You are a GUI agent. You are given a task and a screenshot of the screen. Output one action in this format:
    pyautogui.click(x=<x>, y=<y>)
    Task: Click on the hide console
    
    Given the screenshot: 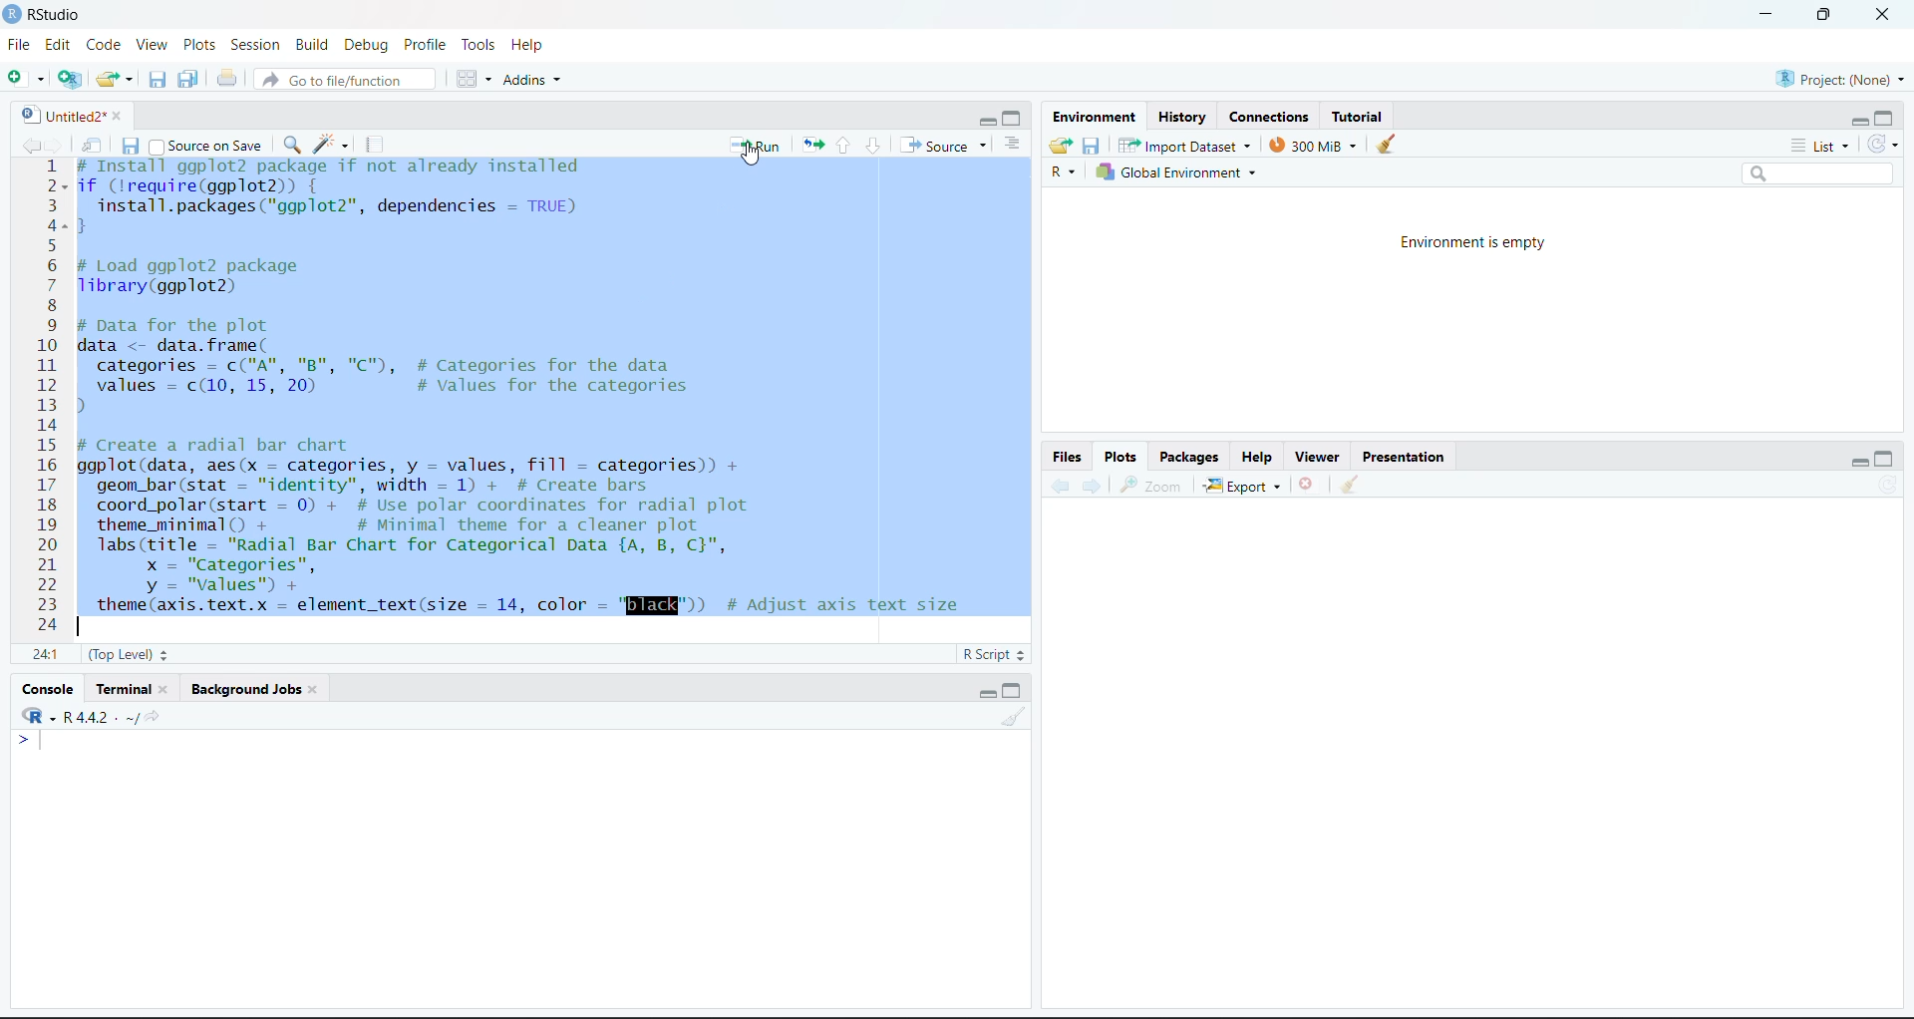 What is the action you would take?
    pyautogui.click(x=1888, y=460)
    